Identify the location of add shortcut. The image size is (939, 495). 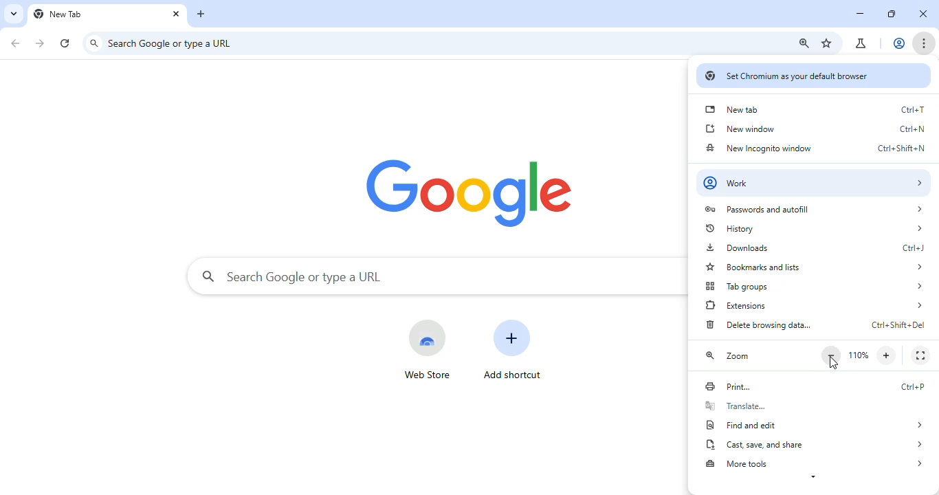
(515, 350).